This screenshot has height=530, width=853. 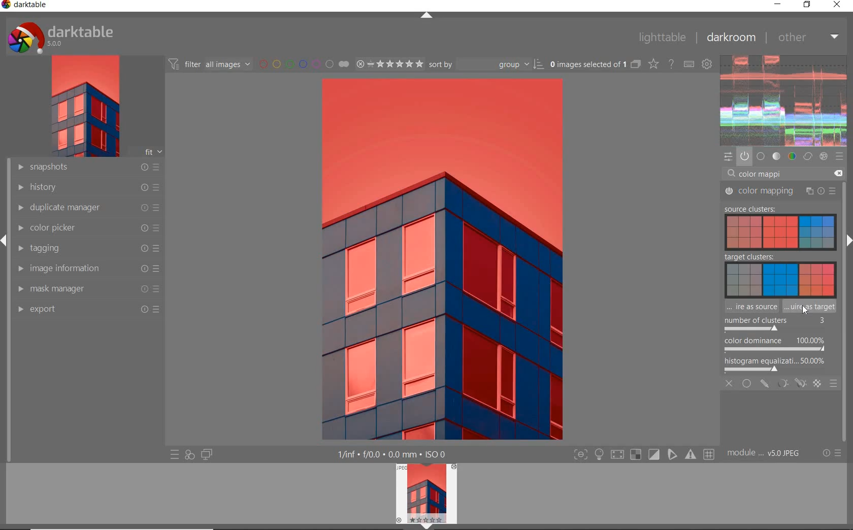 I want to click on scollbar, so click(x=847, y=203).